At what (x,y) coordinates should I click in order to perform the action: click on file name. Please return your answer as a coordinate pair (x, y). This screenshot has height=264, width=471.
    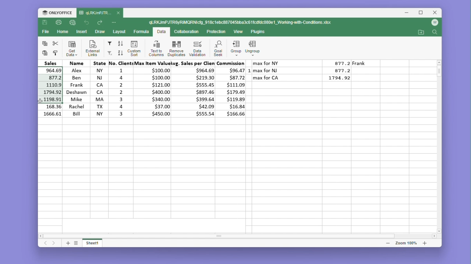
    Looking at the image, I should click on (100, 13).